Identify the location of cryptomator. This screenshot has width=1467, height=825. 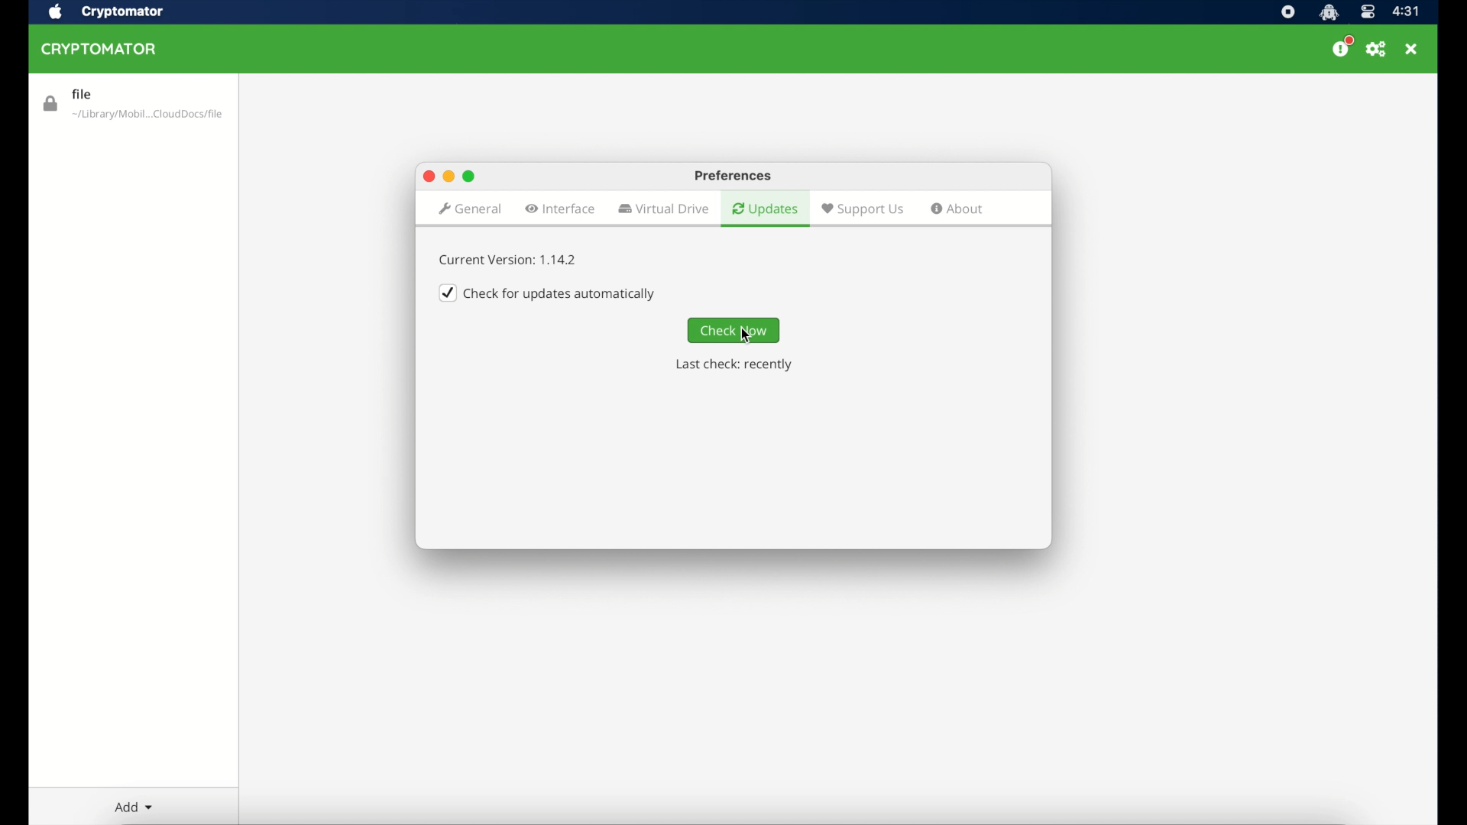
(99, 50).